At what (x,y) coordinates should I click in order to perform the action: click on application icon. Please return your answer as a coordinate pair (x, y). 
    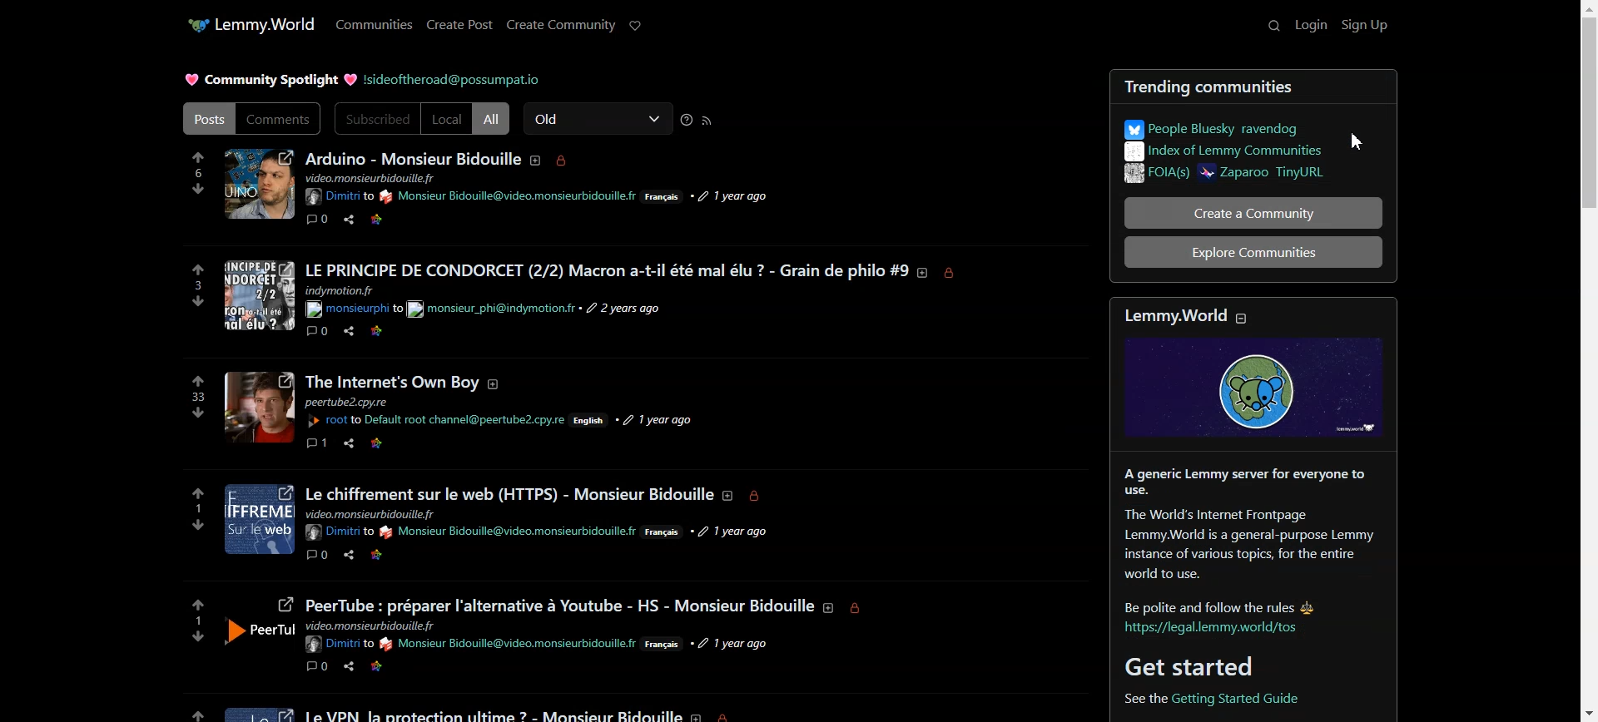
    Looking at the image, I should click on (194, 25).